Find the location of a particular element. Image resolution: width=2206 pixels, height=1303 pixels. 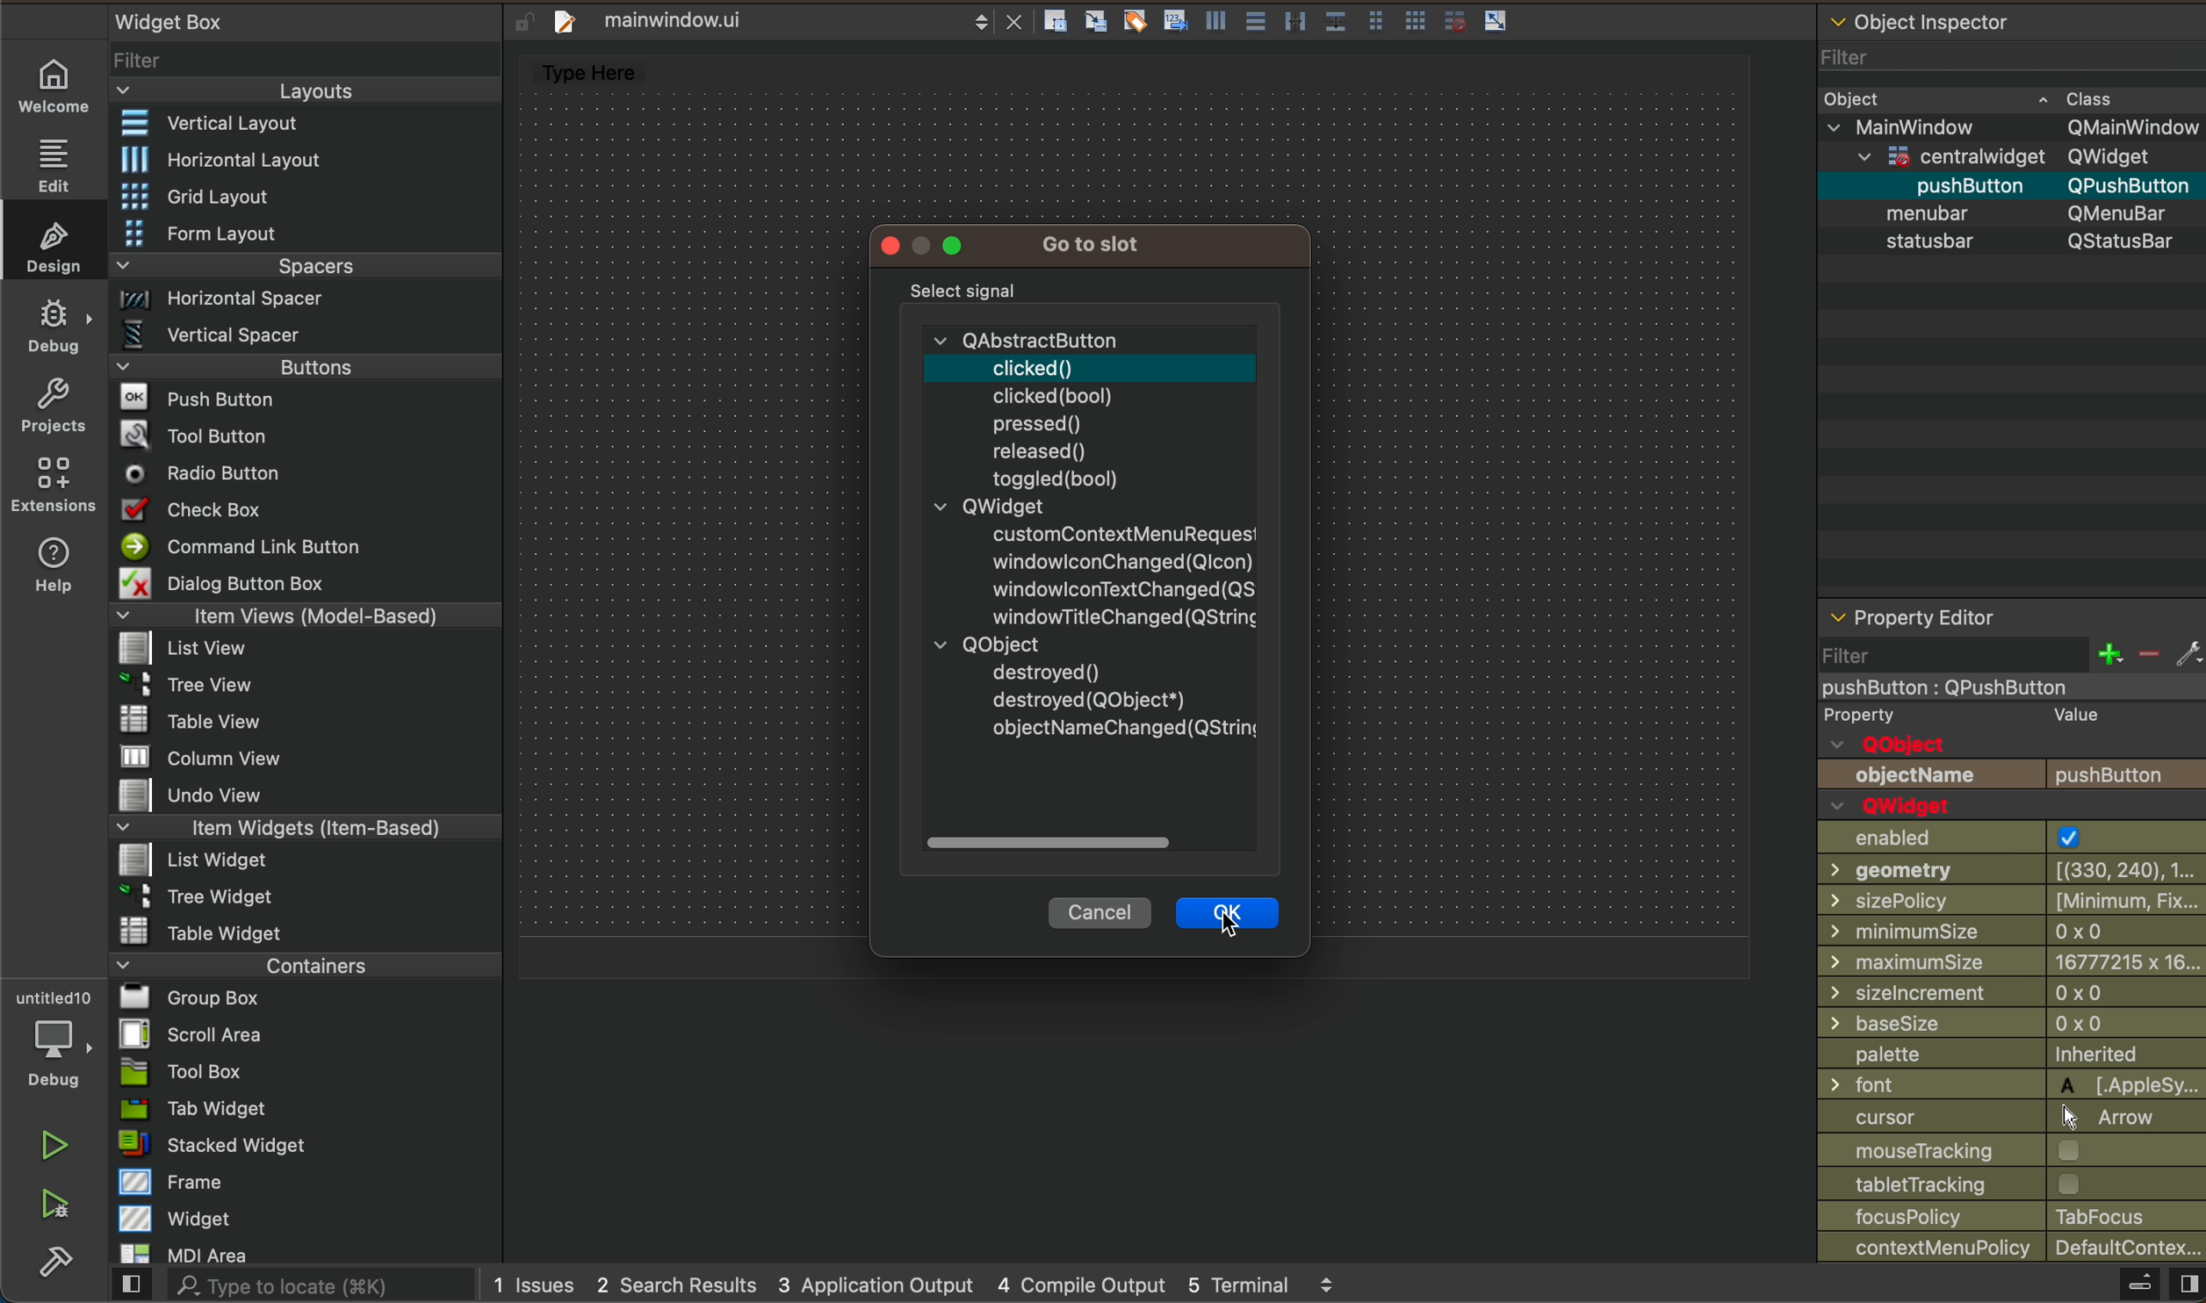

undo view is located at coordinates (307, 795).